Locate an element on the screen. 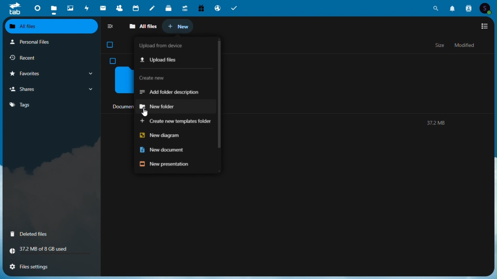  All files is located at coordinates (141, 26).